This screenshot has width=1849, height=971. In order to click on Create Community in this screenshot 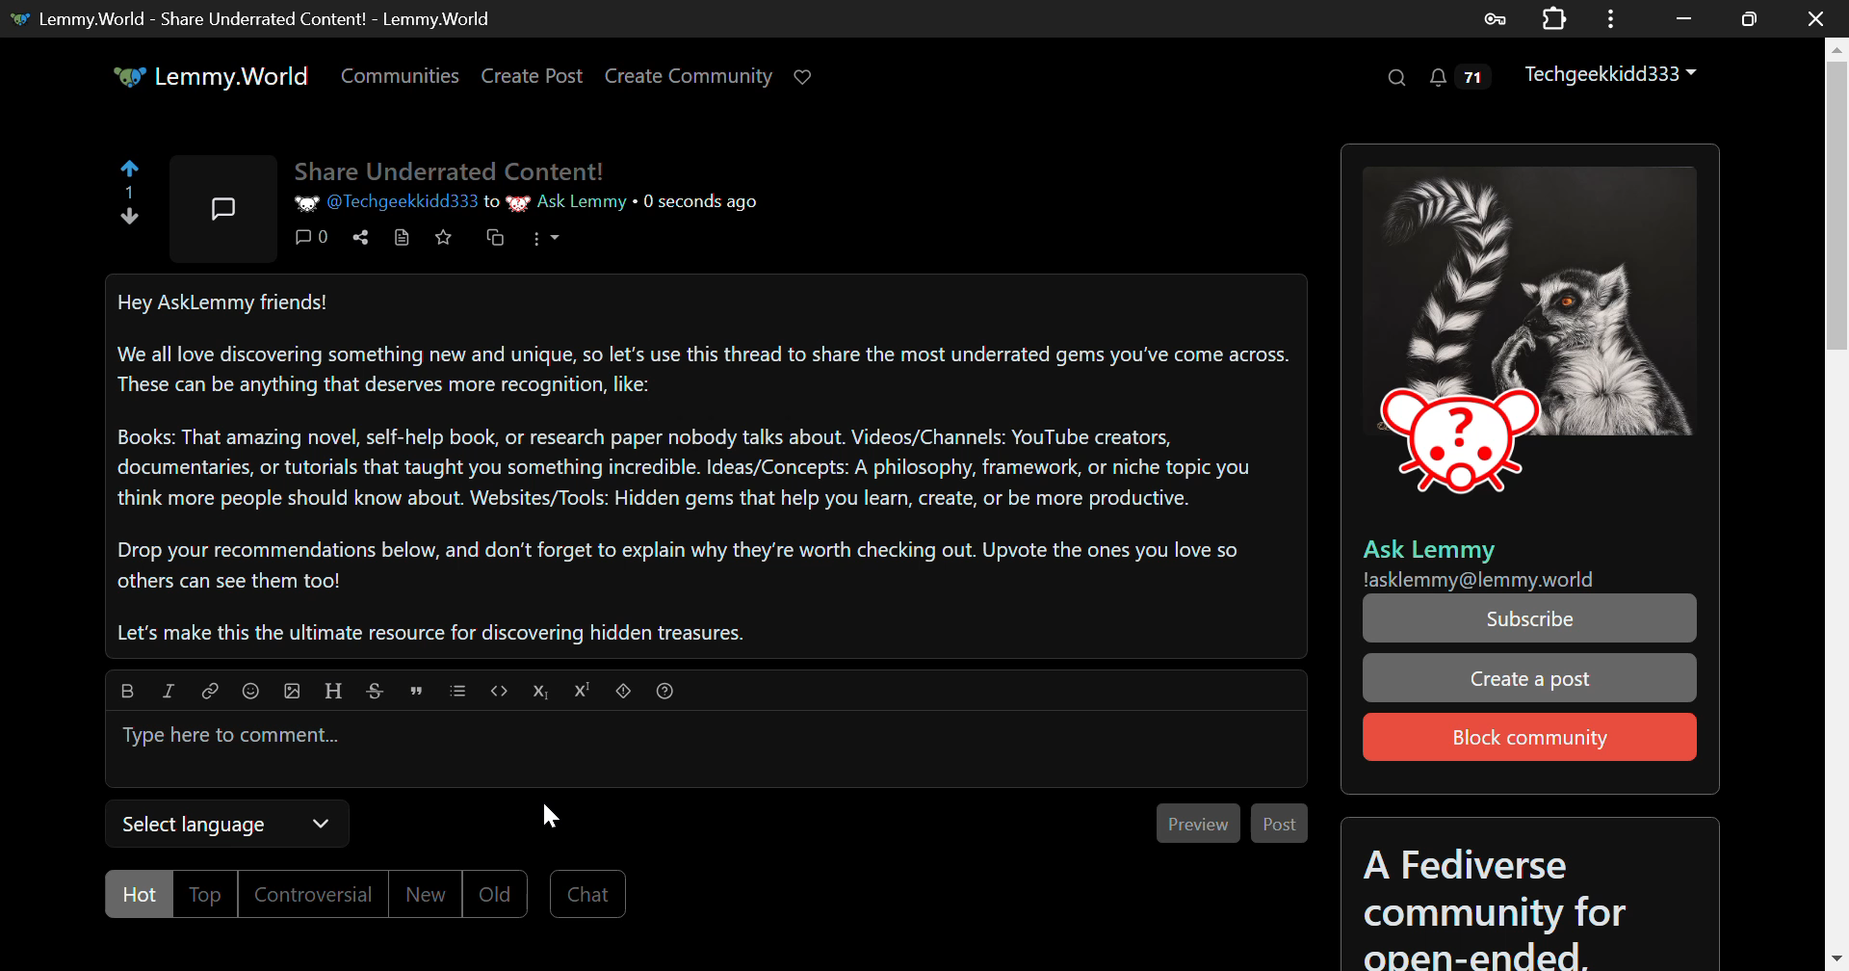, I will do `click(691, 80)`.